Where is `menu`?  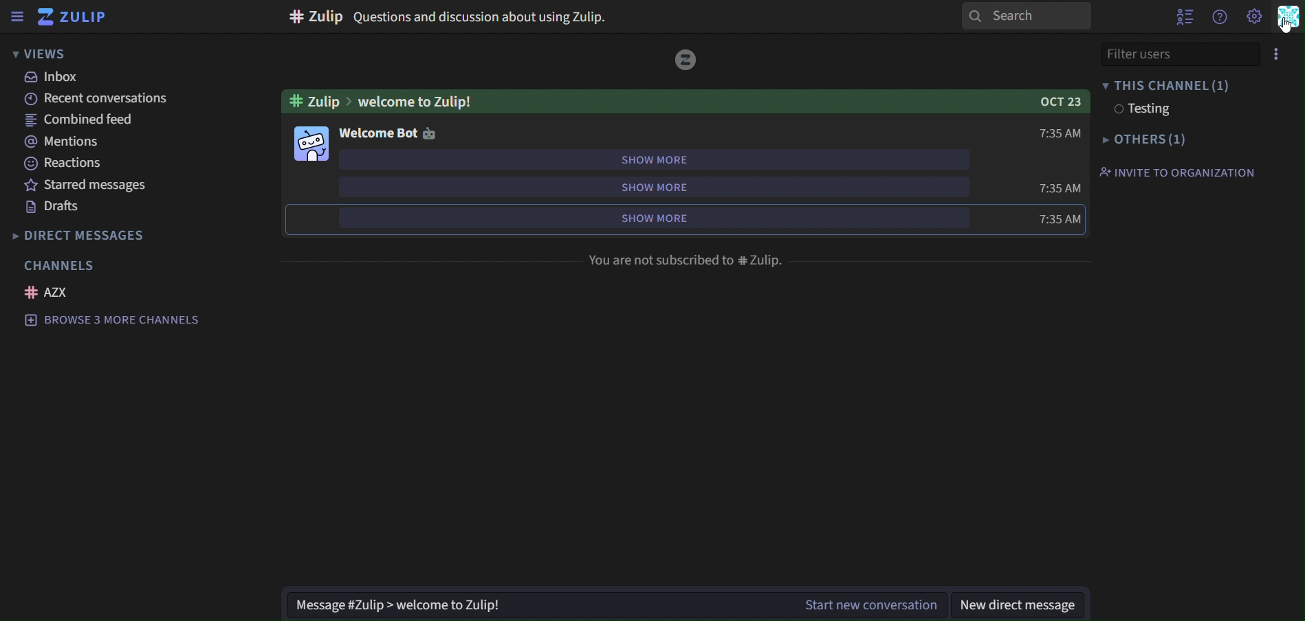
menu is located at coordinates (1272, 53).